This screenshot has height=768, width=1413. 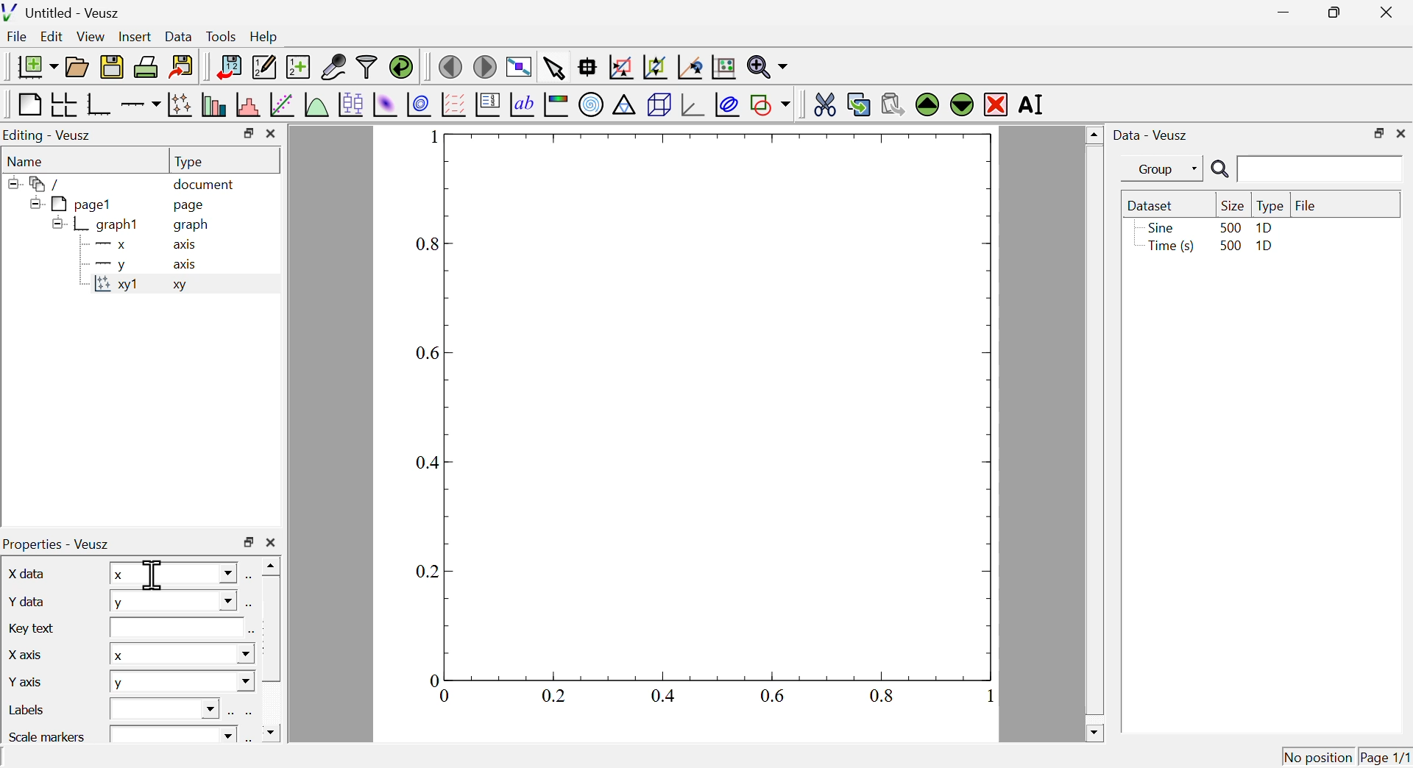 What do you see at coordinates (272, 650) in the screenshot?
I see `scrollbar` at bounding box center [272, 650].